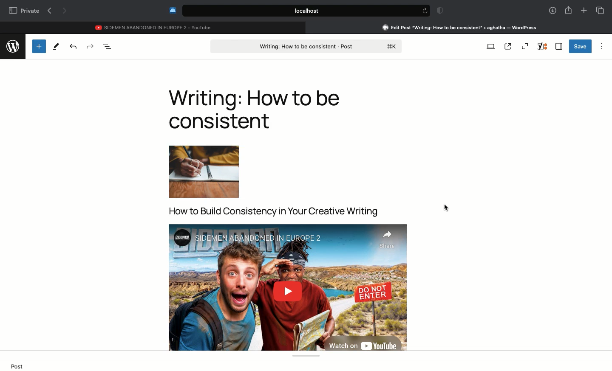 This screenshot has width=612, height=371. Describe the element at coordinates (581, 46) in the screenshot. I see `Save` at that location.